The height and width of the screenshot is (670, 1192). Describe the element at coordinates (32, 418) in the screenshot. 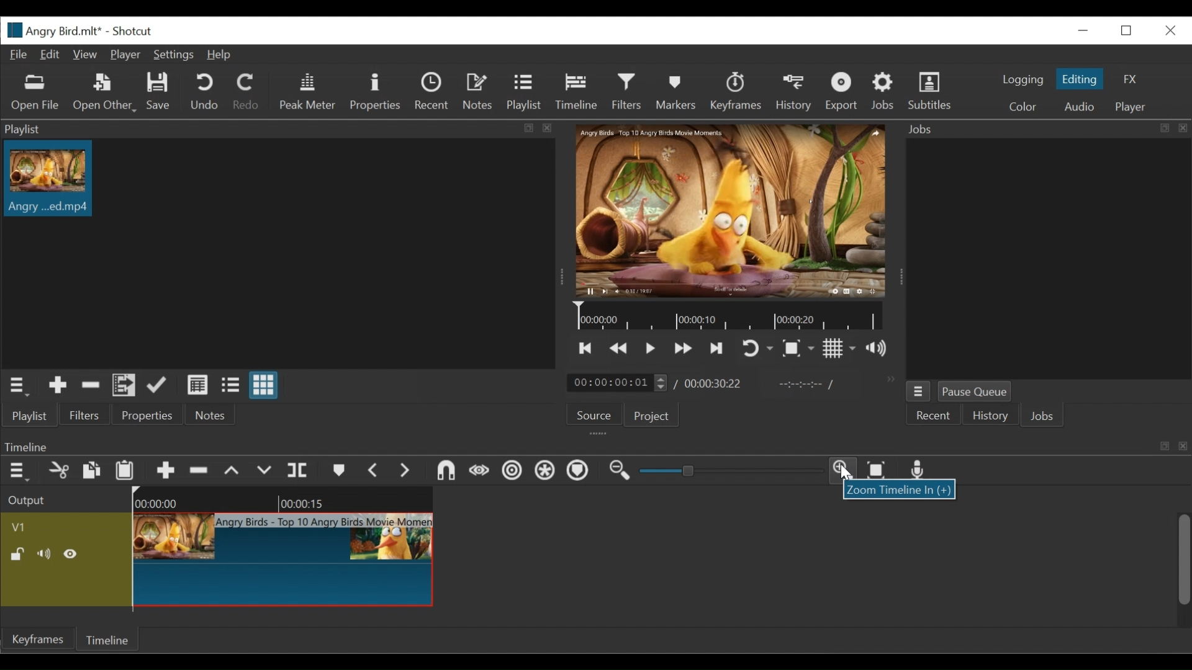

I see `Playlist` at that location.